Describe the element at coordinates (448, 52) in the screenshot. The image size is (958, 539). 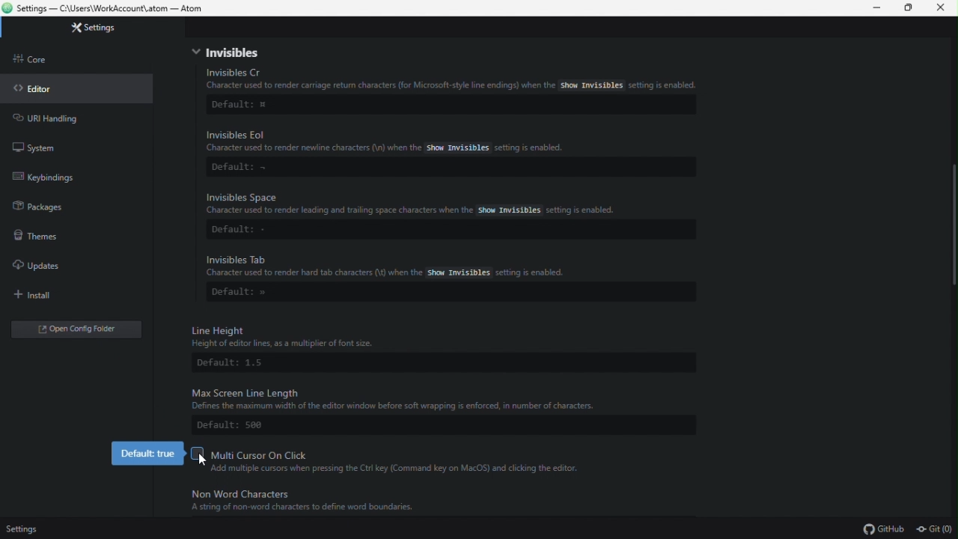
I see `Invisibles ` at that location.